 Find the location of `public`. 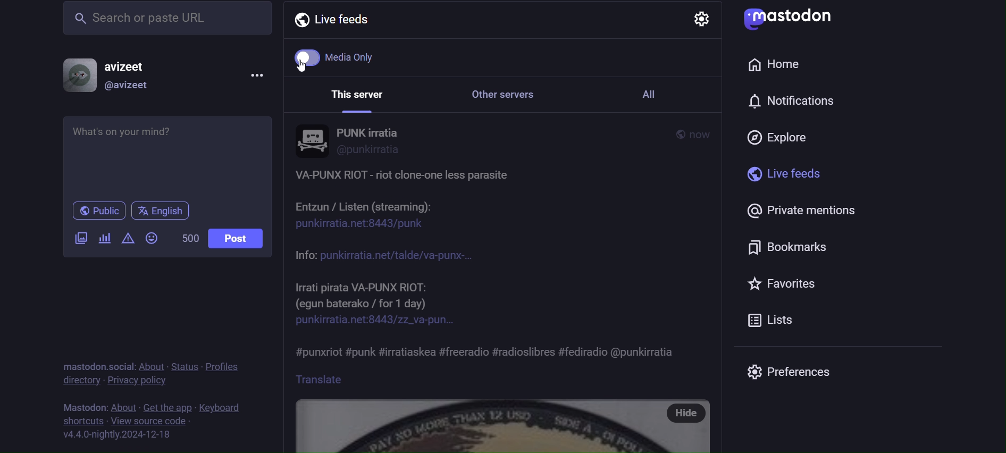

public is located at coordinates (96, 211).